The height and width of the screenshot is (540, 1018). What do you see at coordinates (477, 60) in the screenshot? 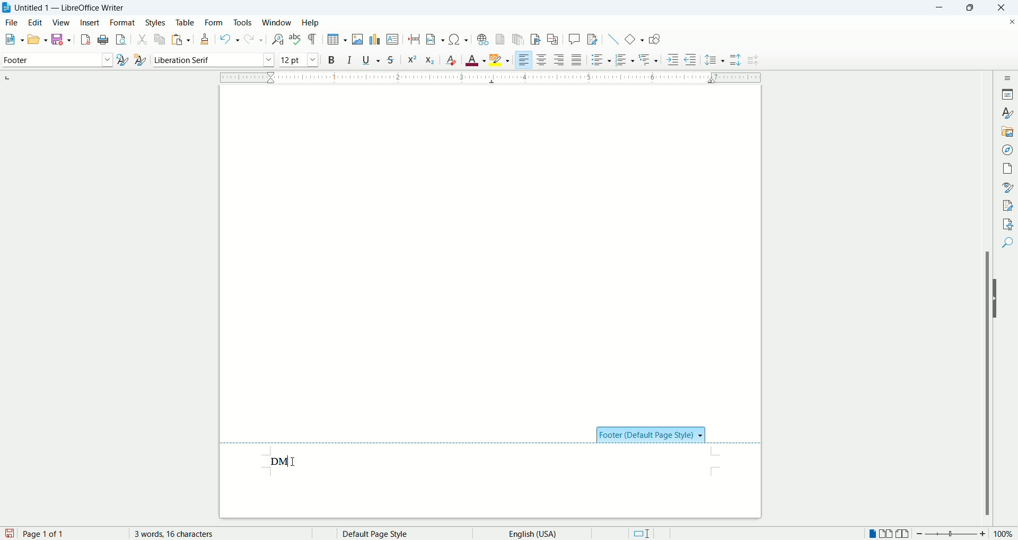
I see `text color` at bounding box center [477, 60].